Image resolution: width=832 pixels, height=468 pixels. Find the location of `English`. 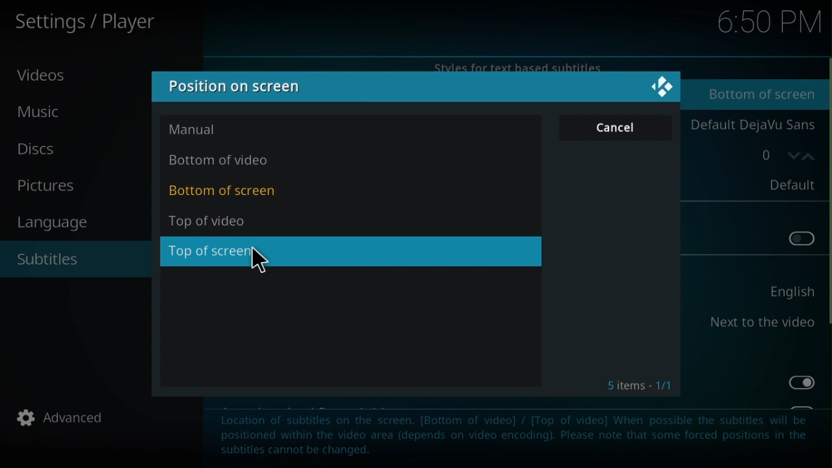

English is located at coordinates (785, 292).